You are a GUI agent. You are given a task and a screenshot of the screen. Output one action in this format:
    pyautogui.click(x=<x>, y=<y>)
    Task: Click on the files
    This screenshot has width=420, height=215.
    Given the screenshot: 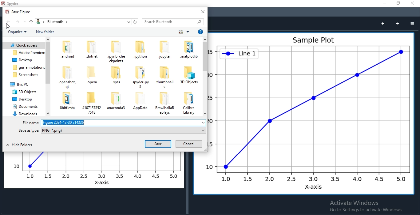 What is the action you would take?
    pyautogui.click(x=165, y=77)
    